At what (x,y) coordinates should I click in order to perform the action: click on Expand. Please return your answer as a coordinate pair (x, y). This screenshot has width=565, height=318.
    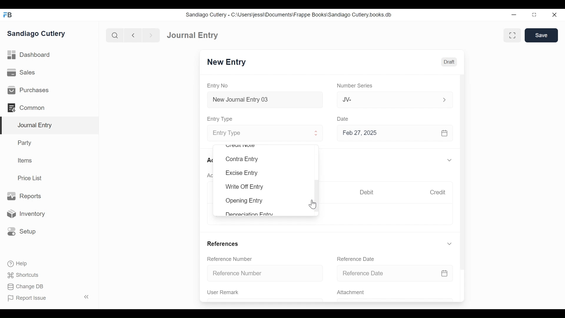
    Looking at the image, I should click on (450, 160).